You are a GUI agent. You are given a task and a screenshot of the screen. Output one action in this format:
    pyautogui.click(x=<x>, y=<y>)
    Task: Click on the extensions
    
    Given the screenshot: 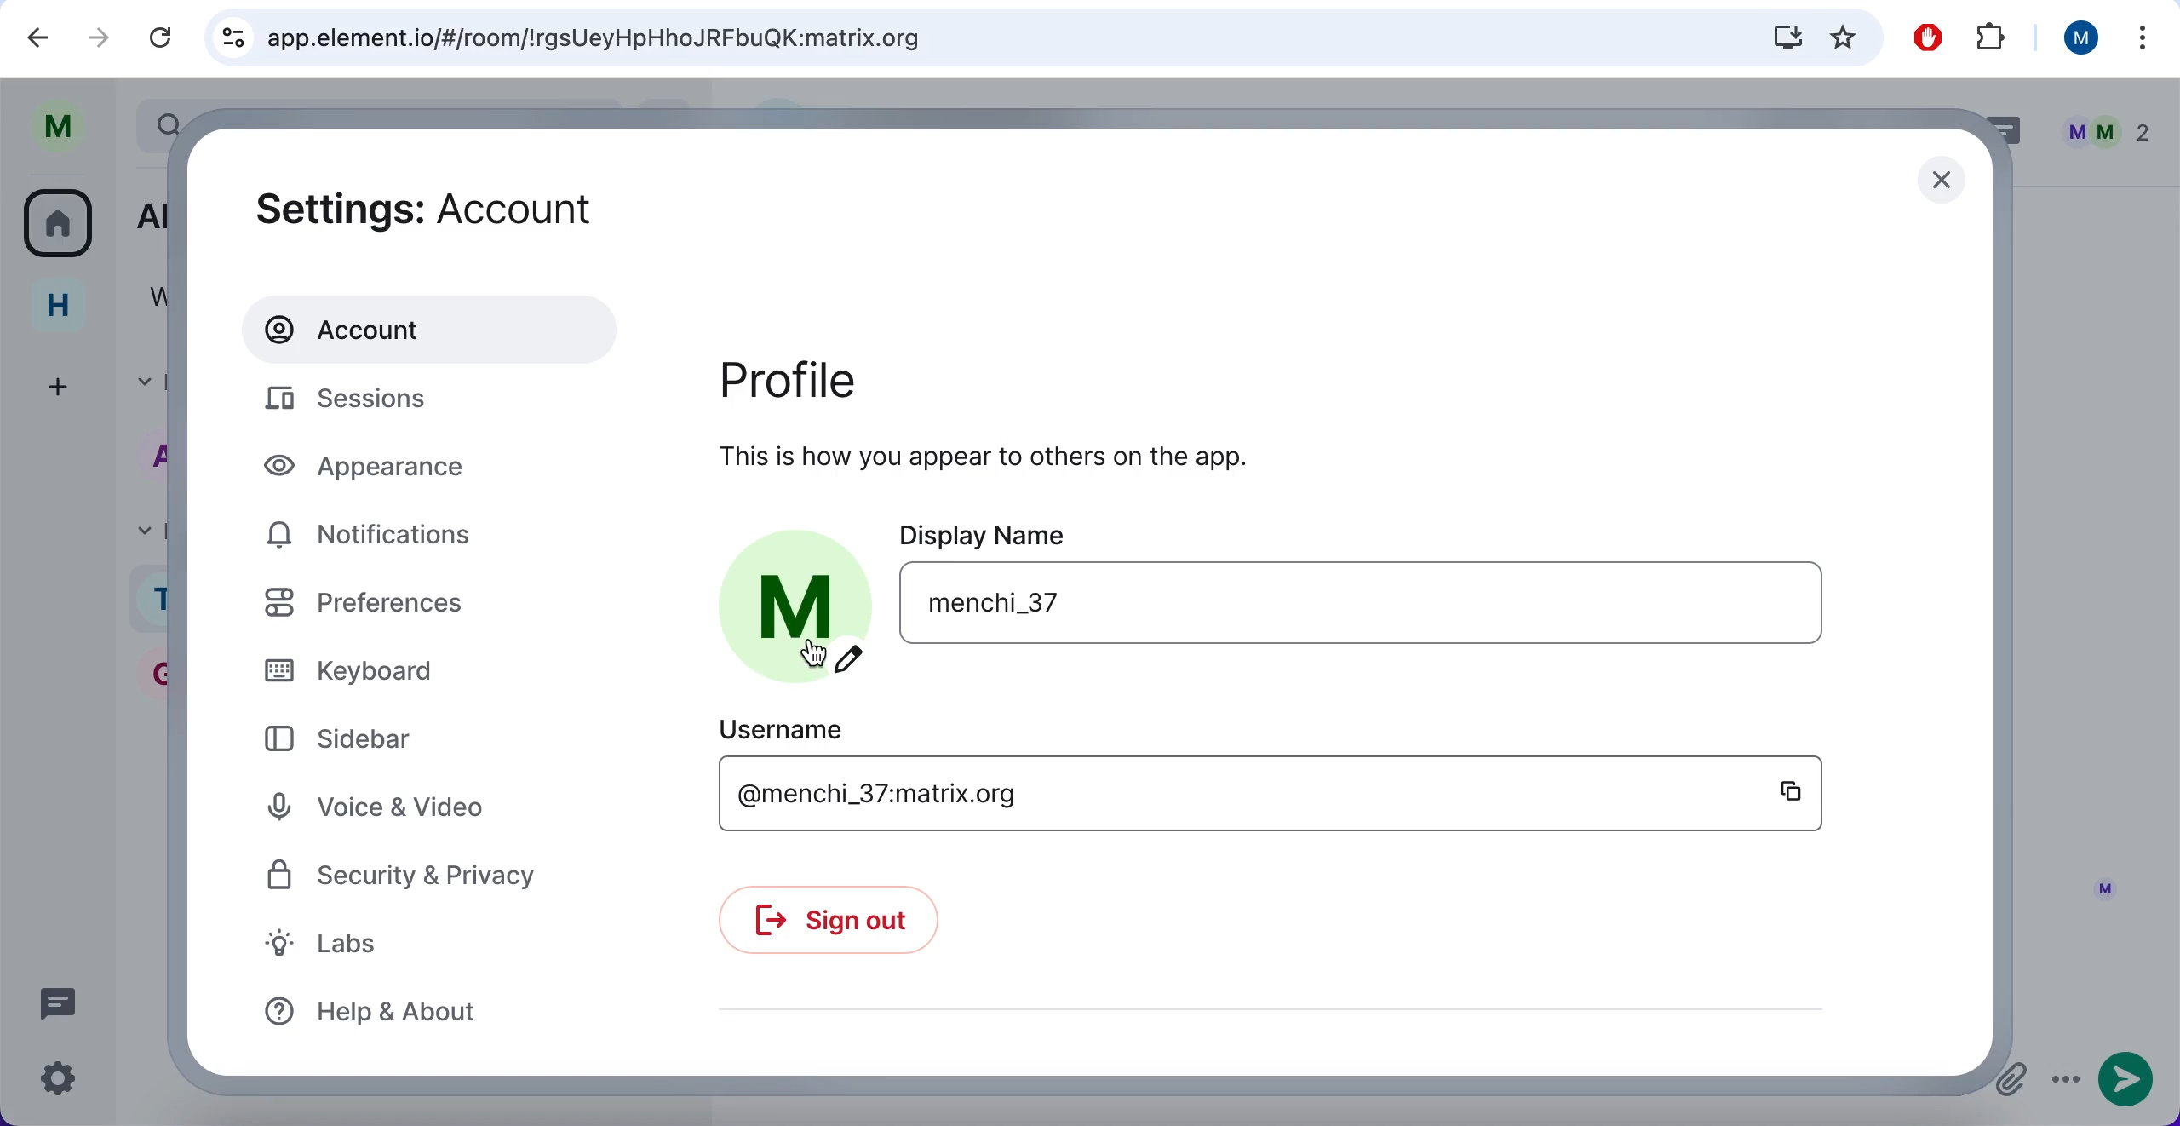 What is the action you would take?
    pyautogui.click(x=1994, y=40)
    